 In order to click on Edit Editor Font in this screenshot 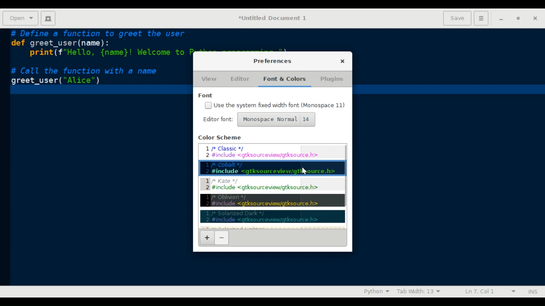, I will do `click(218, 119)`.